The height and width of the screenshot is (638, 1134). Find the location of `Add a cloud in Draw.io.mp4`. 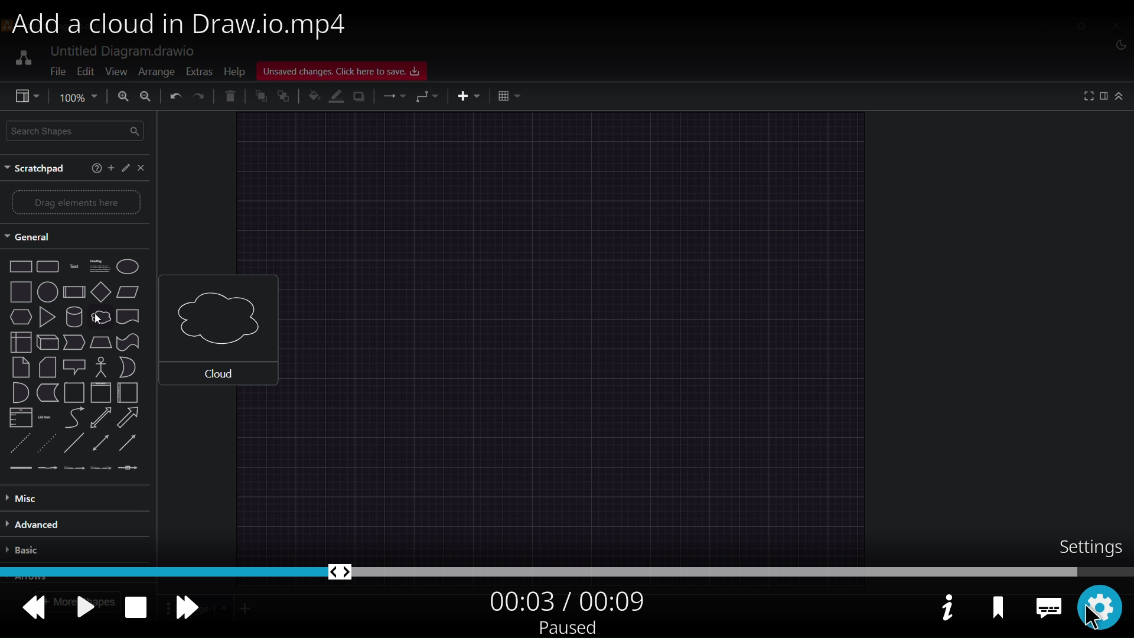

Add a cloud in Draw.io.mp4 is located at coordinates (187, 25).